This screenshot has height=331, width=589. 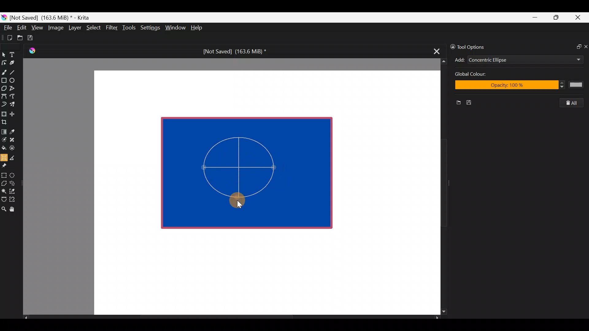 I want to click on Smart patch tool, so click(x=14, y=139).